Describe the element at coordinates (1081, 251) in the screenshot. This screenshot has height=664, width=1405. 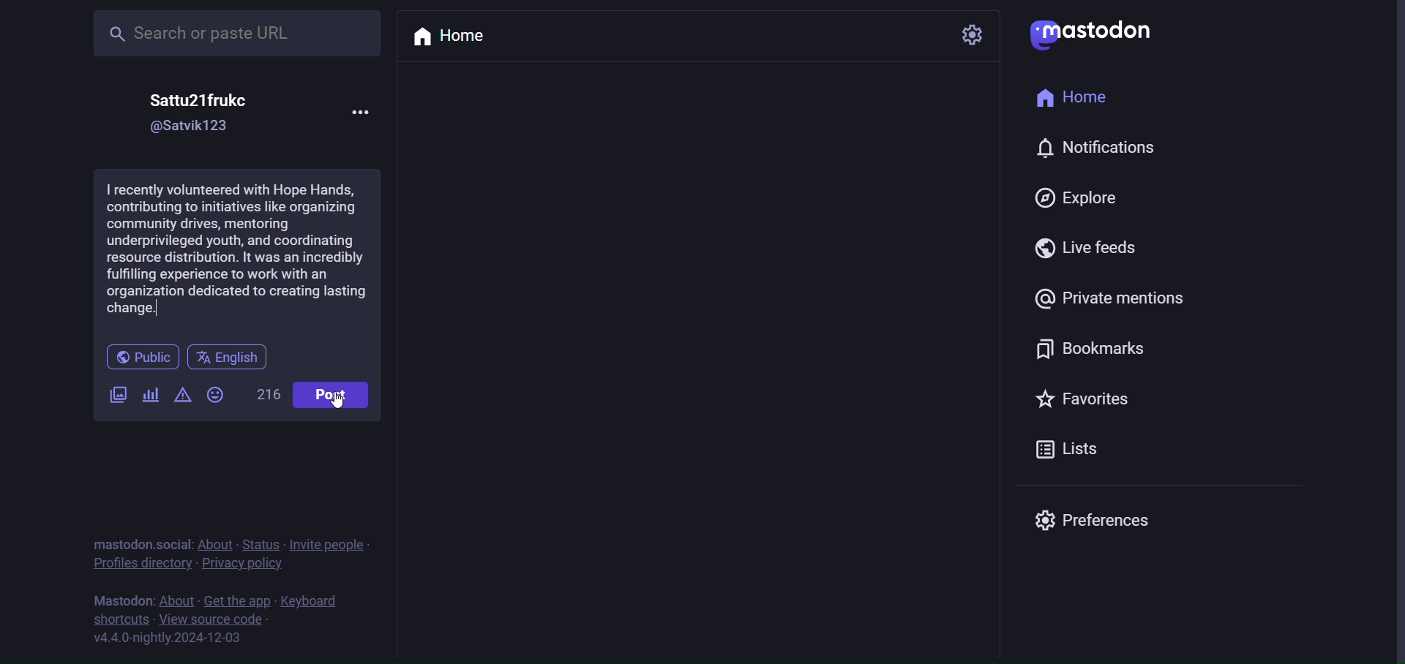
I see `live feeds` at that location.